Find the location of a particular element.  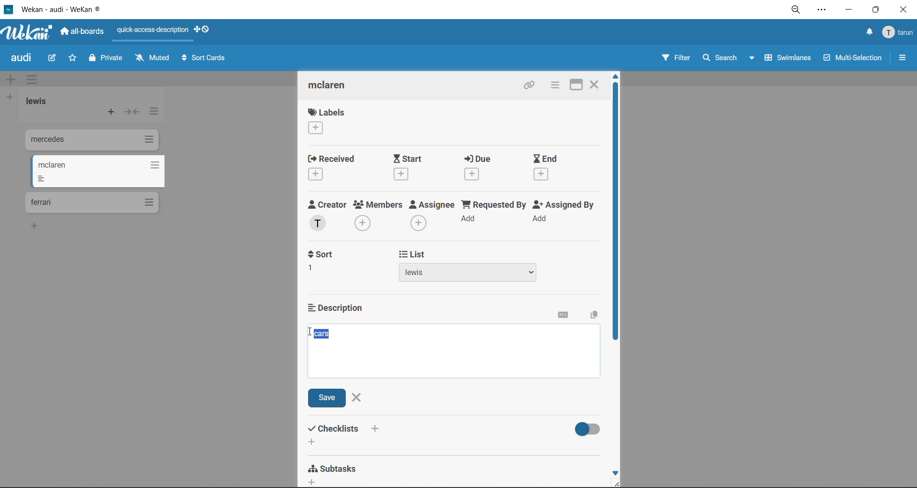

swimlane actions is located at coordinates (35, 80).